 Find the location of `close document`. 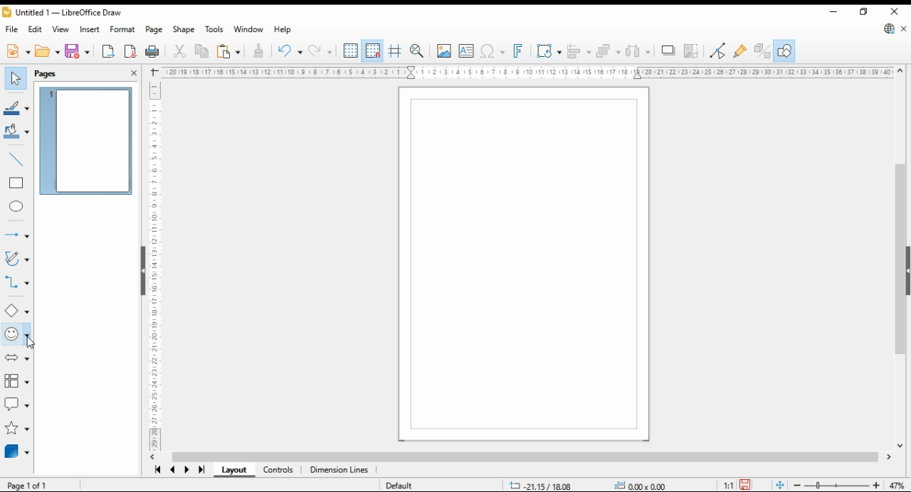

close document is located at coordinates (904, 28).